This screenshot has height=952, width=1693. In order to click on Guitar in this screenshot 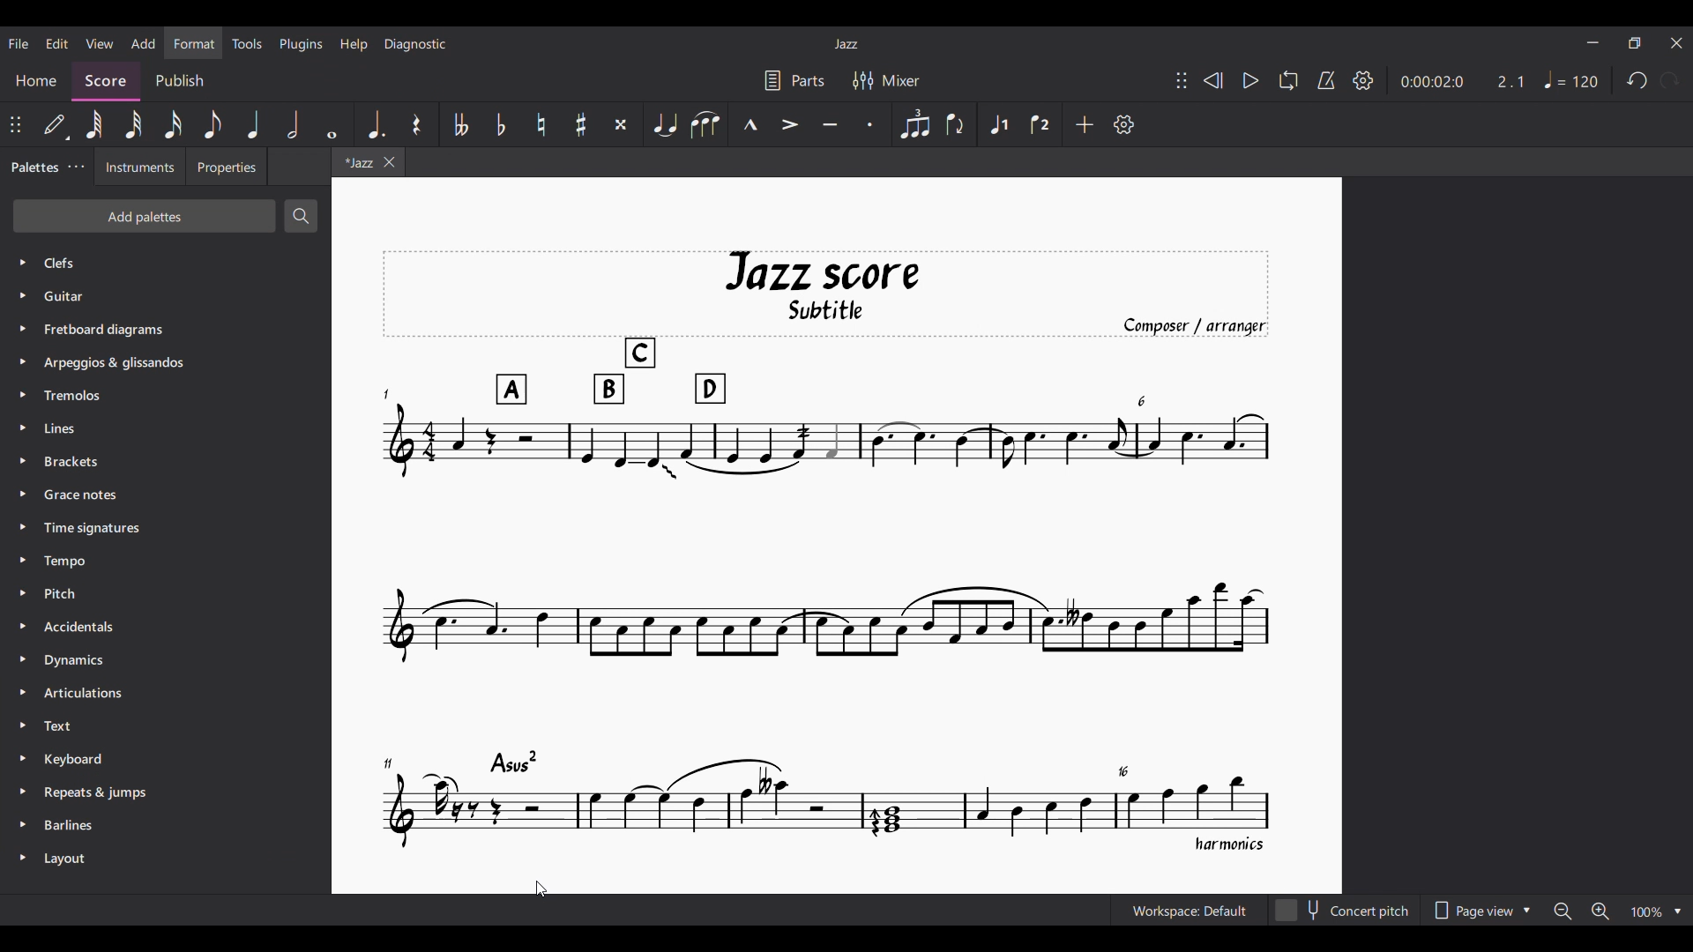, I will do `click(70, 298)`.